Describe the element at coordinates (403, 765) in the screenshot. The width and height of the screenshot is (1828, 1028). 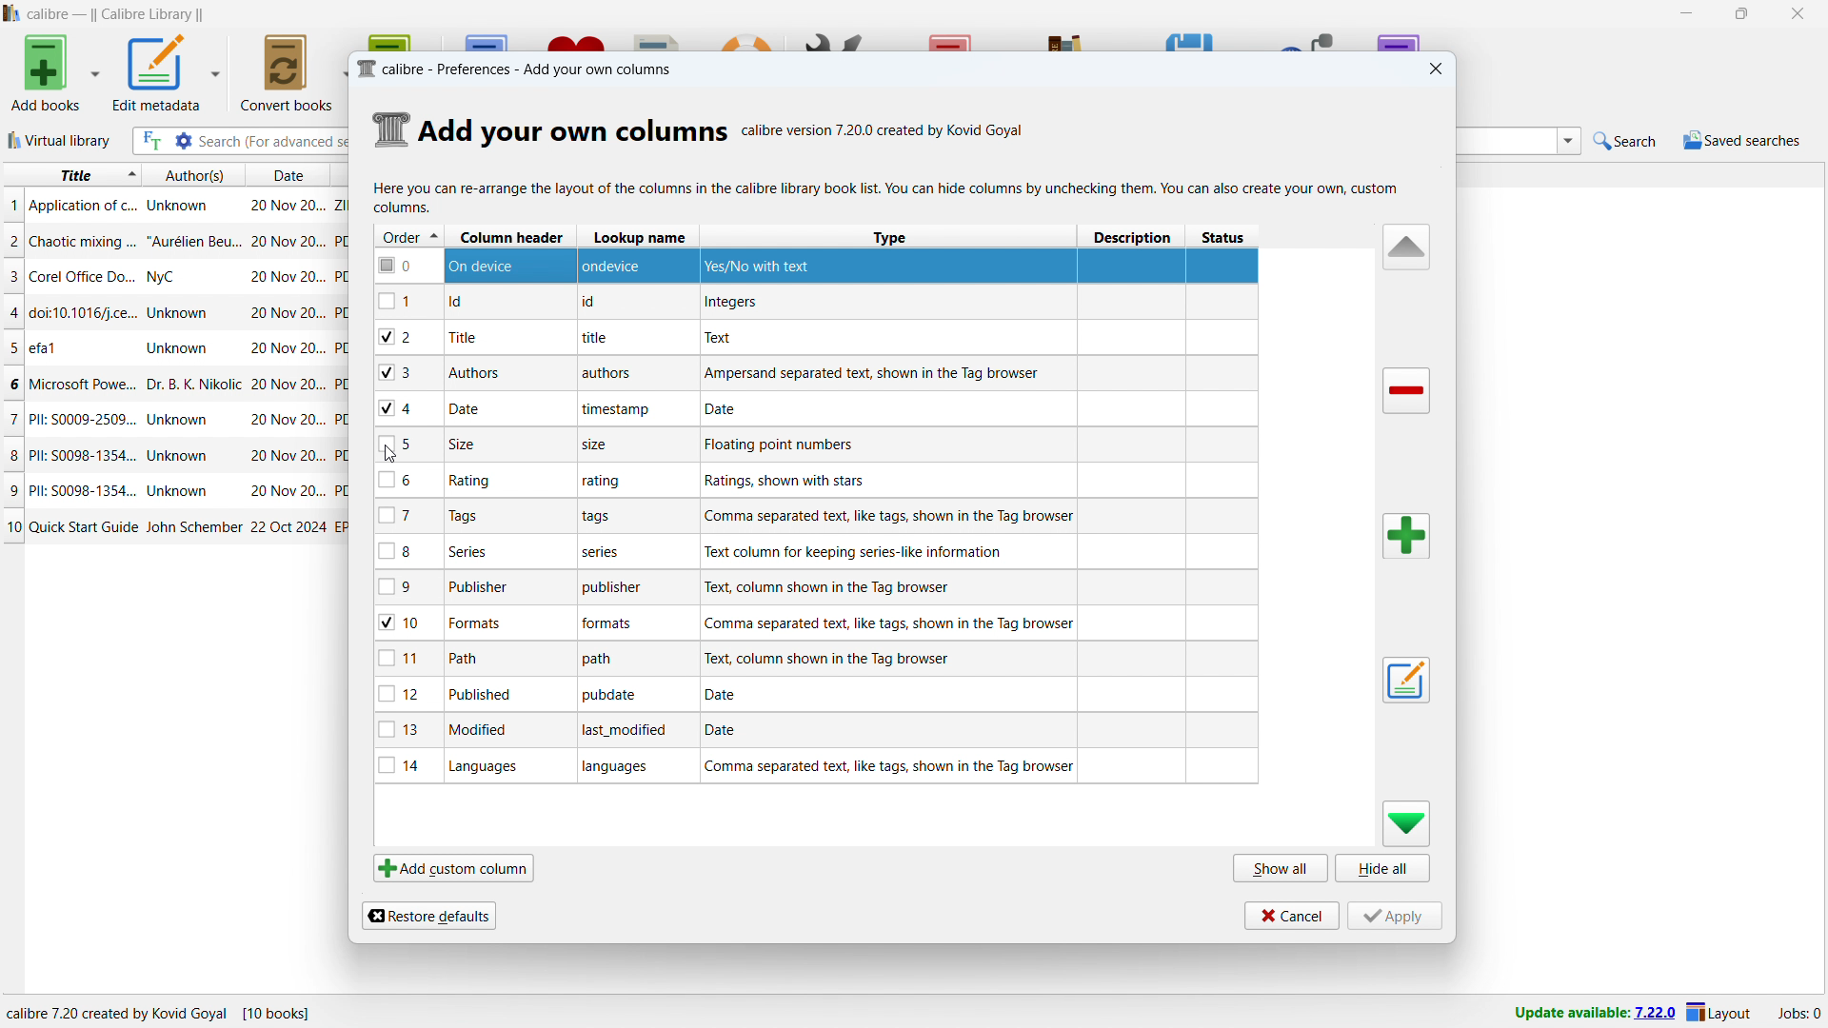
I see `14` at that location.